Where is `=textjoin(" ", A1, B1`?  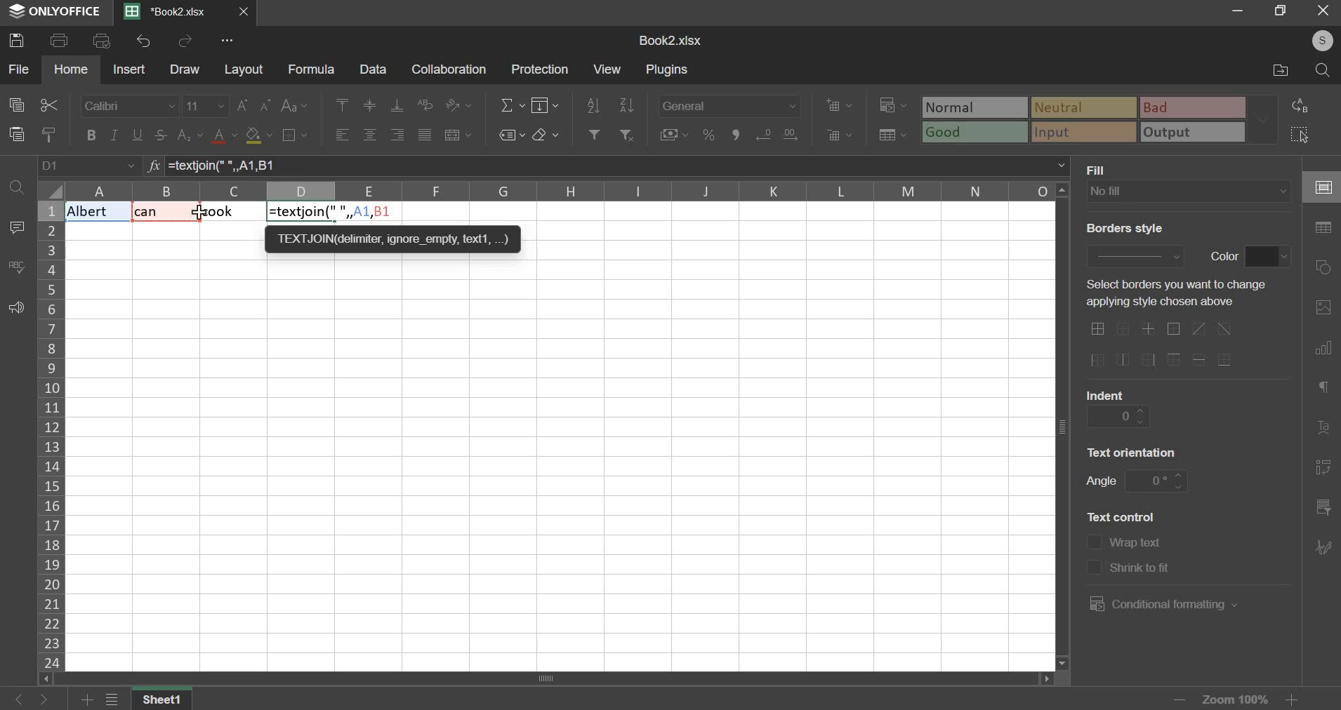 =textjoin(" ", A1, B1 is located at coordinates (618, 166).